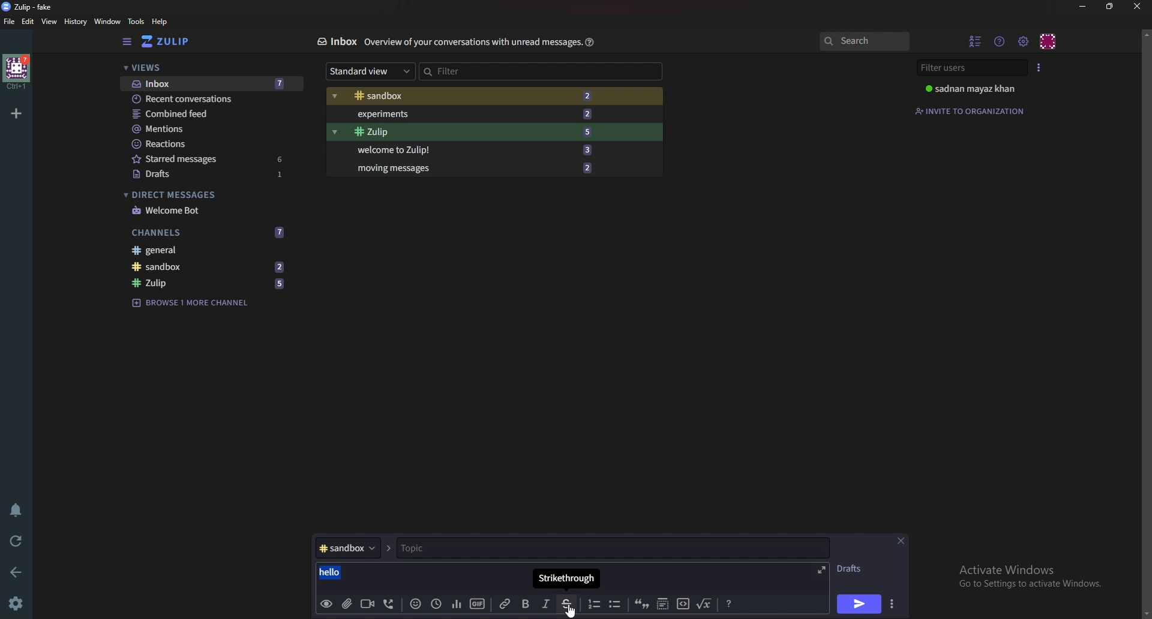  Describe the element at coordinates (641, 605) in the screenshot. I see `quote` at that location.